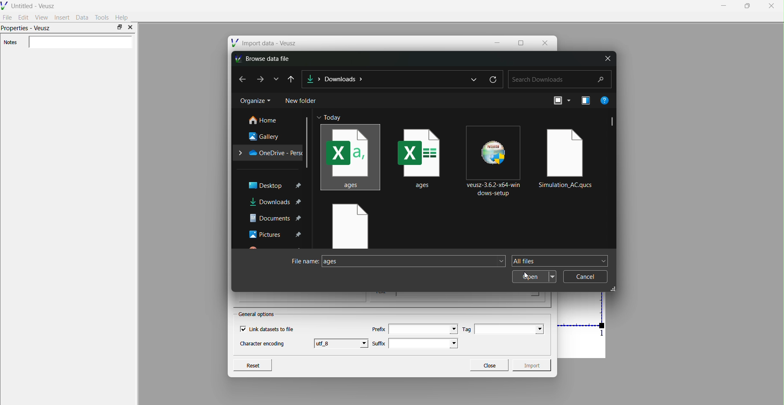 This screenshot has width=784, height=405. What do you see at coordinates (265, 58) in the screenshot?
I see `Browse data file` at bounding box center [265, 58].